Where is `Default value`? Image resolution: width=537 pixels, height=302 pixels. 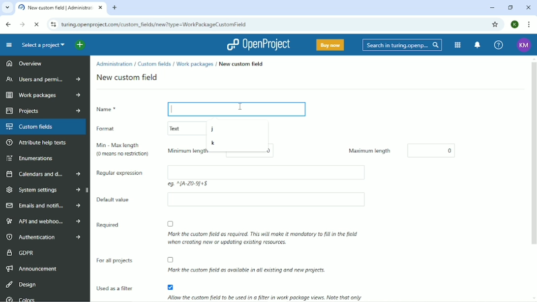
Default value is located at coordinates (119, 203).